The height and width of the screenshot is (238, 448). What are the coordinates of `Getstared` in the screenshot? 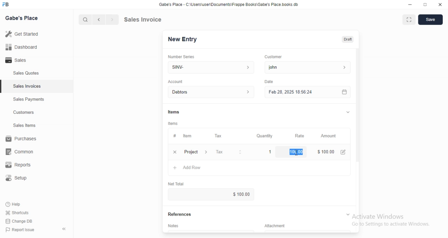 It's located at (24, 35).